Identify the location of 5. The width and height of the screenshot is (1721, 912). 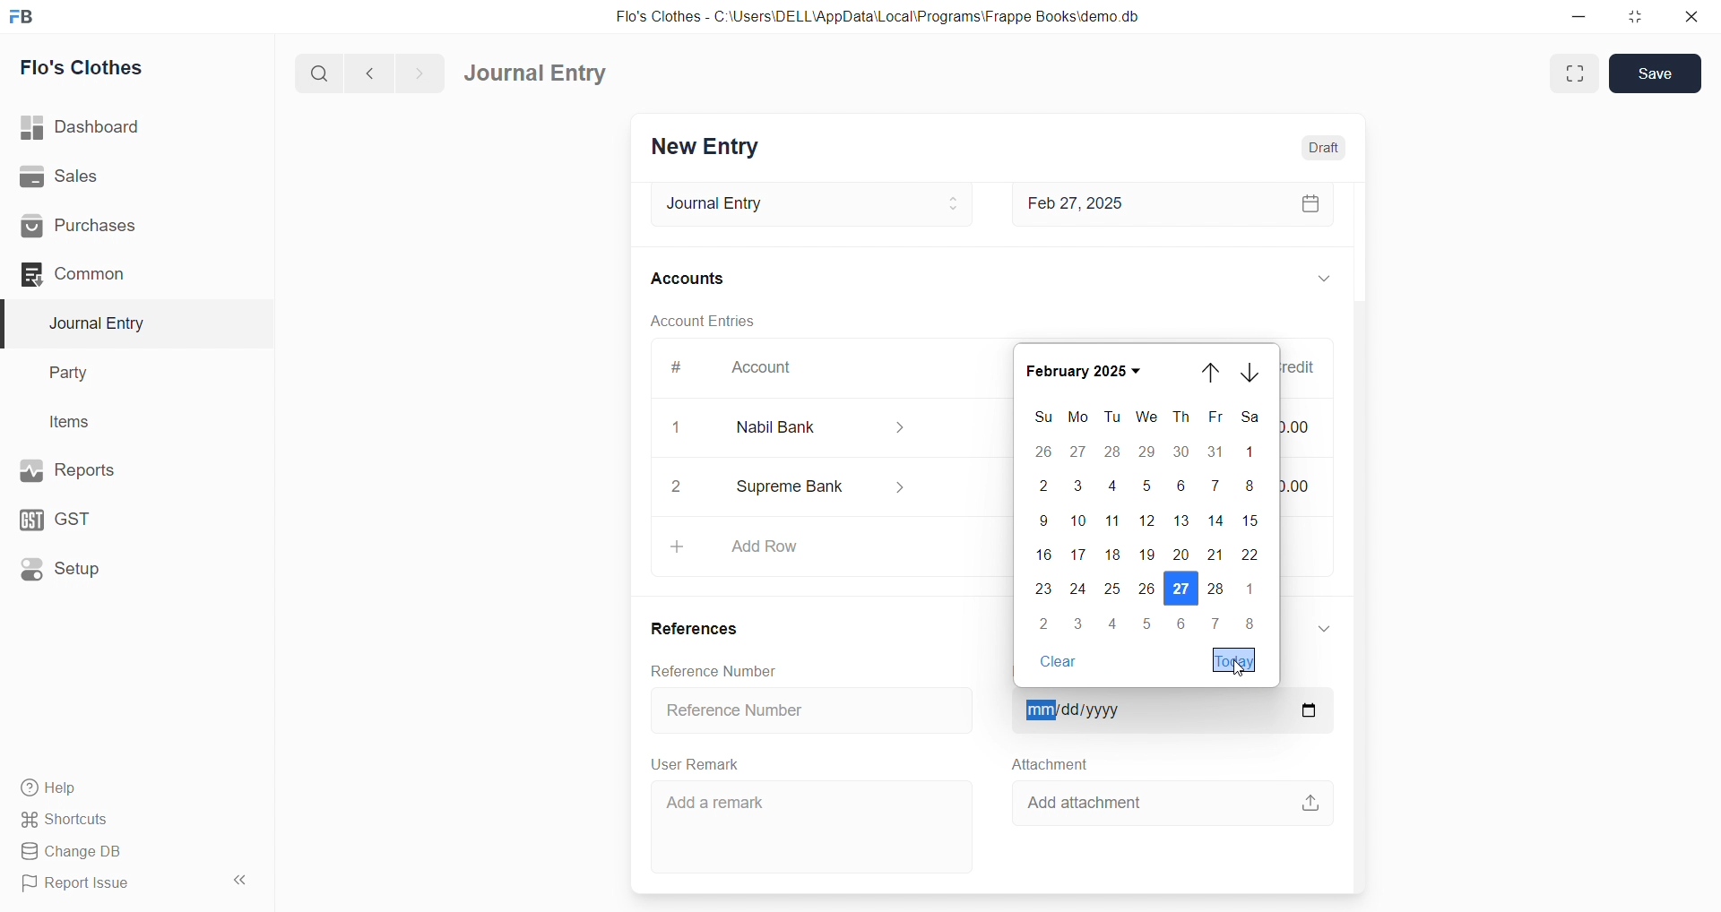
(1118, 625).